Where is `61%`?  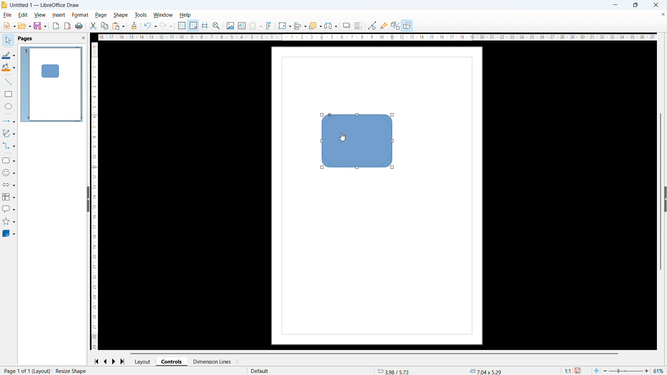
61% is located at coordinates (659, 371).